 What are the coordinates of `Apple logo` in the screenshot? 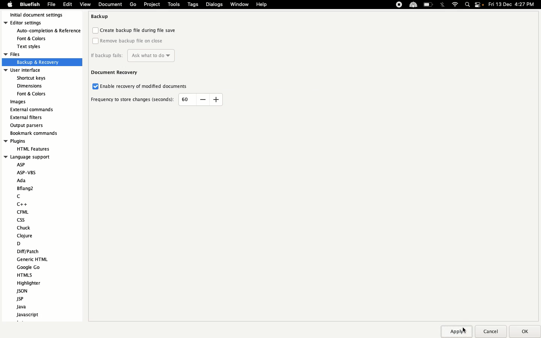 It's located at (8, 5).